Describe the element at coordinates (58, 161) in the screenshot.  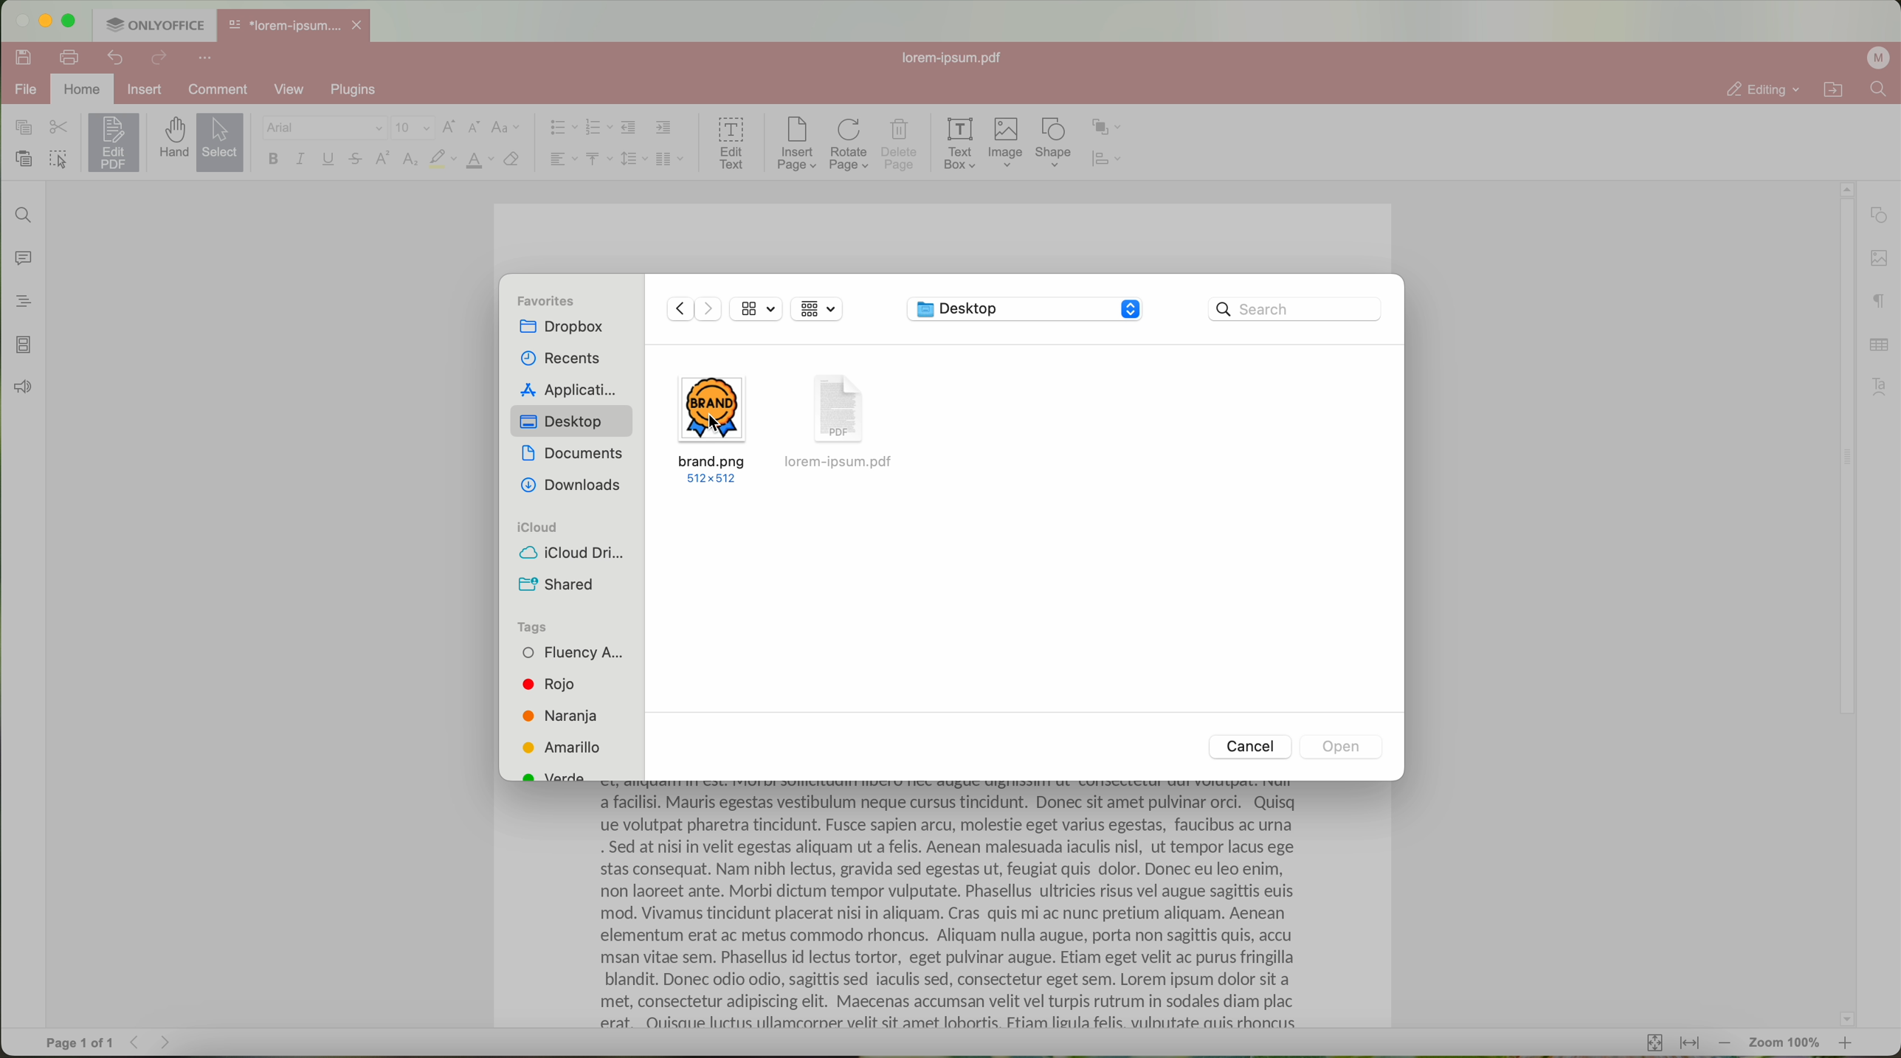
I see `select all` at that location.